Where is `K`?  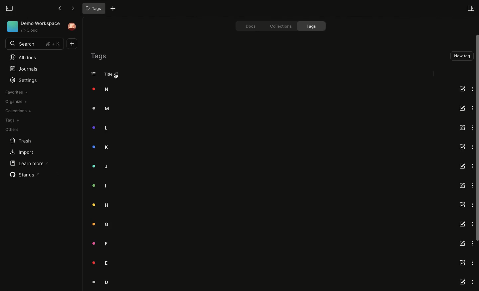
K is located at coordinates (100, 146).